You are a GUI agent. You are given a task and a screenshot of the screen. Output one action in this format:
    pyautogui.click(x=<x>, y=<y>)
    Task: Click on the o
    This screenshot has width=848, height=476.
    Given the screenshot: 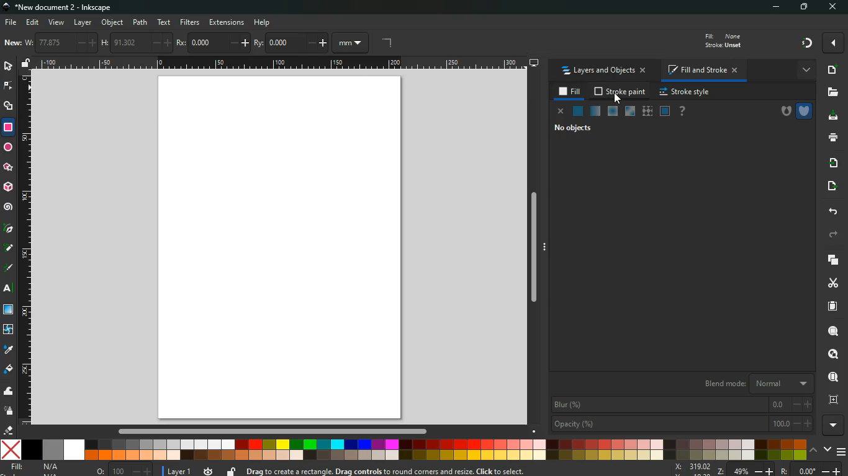 What is the action you would take?
    pyautogui.click(x=121, y=470)
    